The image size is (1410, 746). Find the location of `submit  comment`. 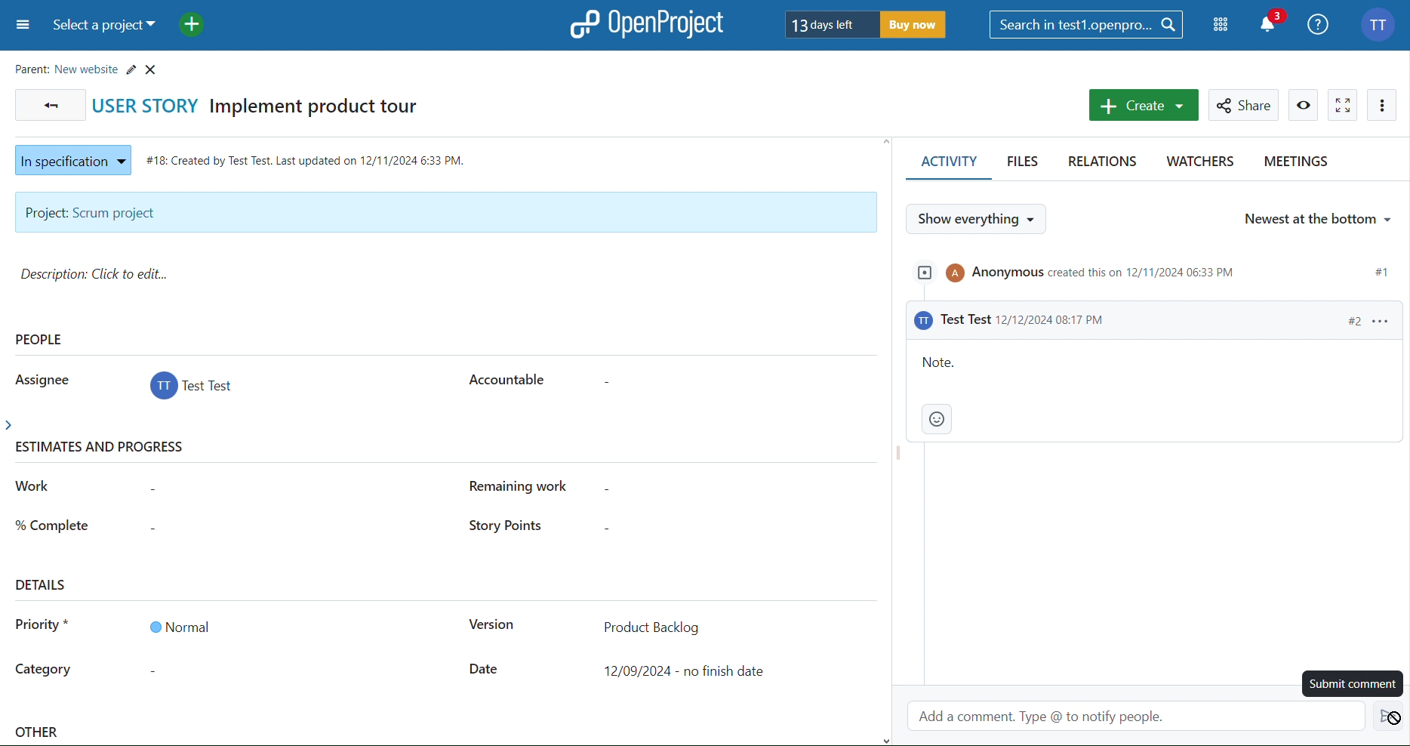

submit  comment is located at coordinates (1350, 683).